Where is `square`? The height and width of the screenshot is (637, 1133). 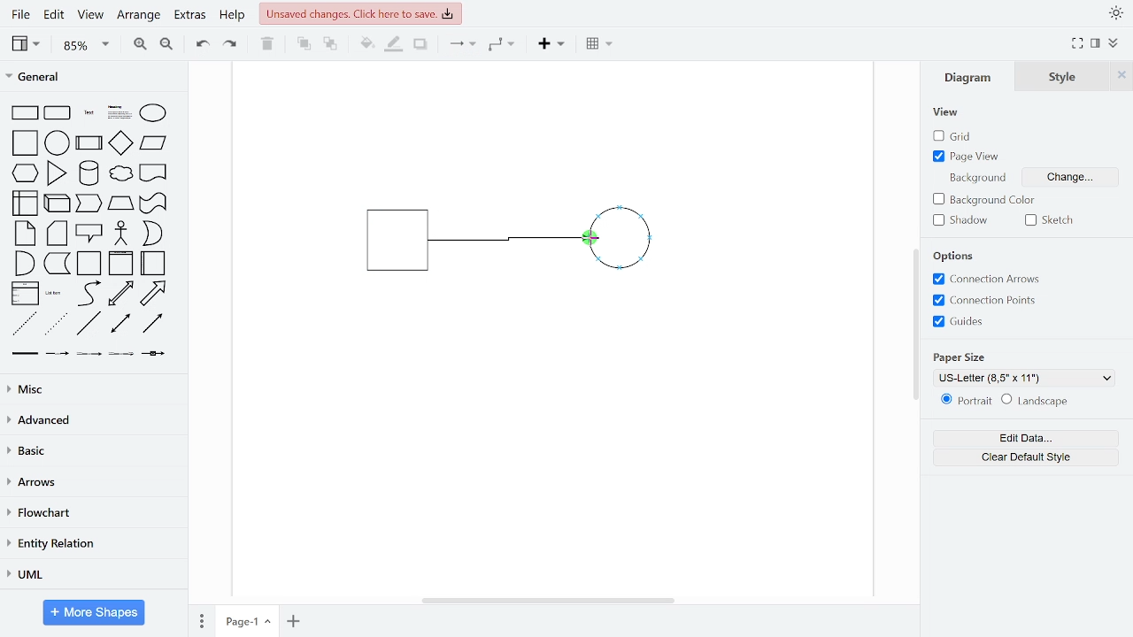 square is located at coordinates (27, 144).